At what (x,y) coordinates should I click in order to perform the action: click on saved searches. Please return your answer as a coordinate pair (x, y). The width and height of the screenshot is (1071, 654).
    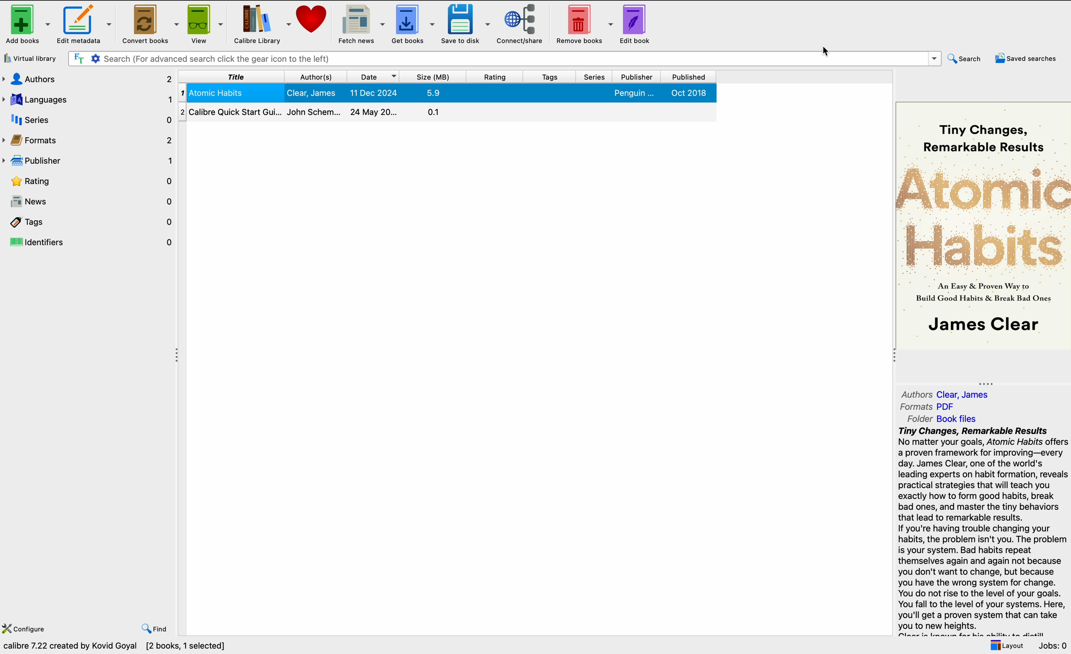
    Looking at the image, I should click on (1028, 57).